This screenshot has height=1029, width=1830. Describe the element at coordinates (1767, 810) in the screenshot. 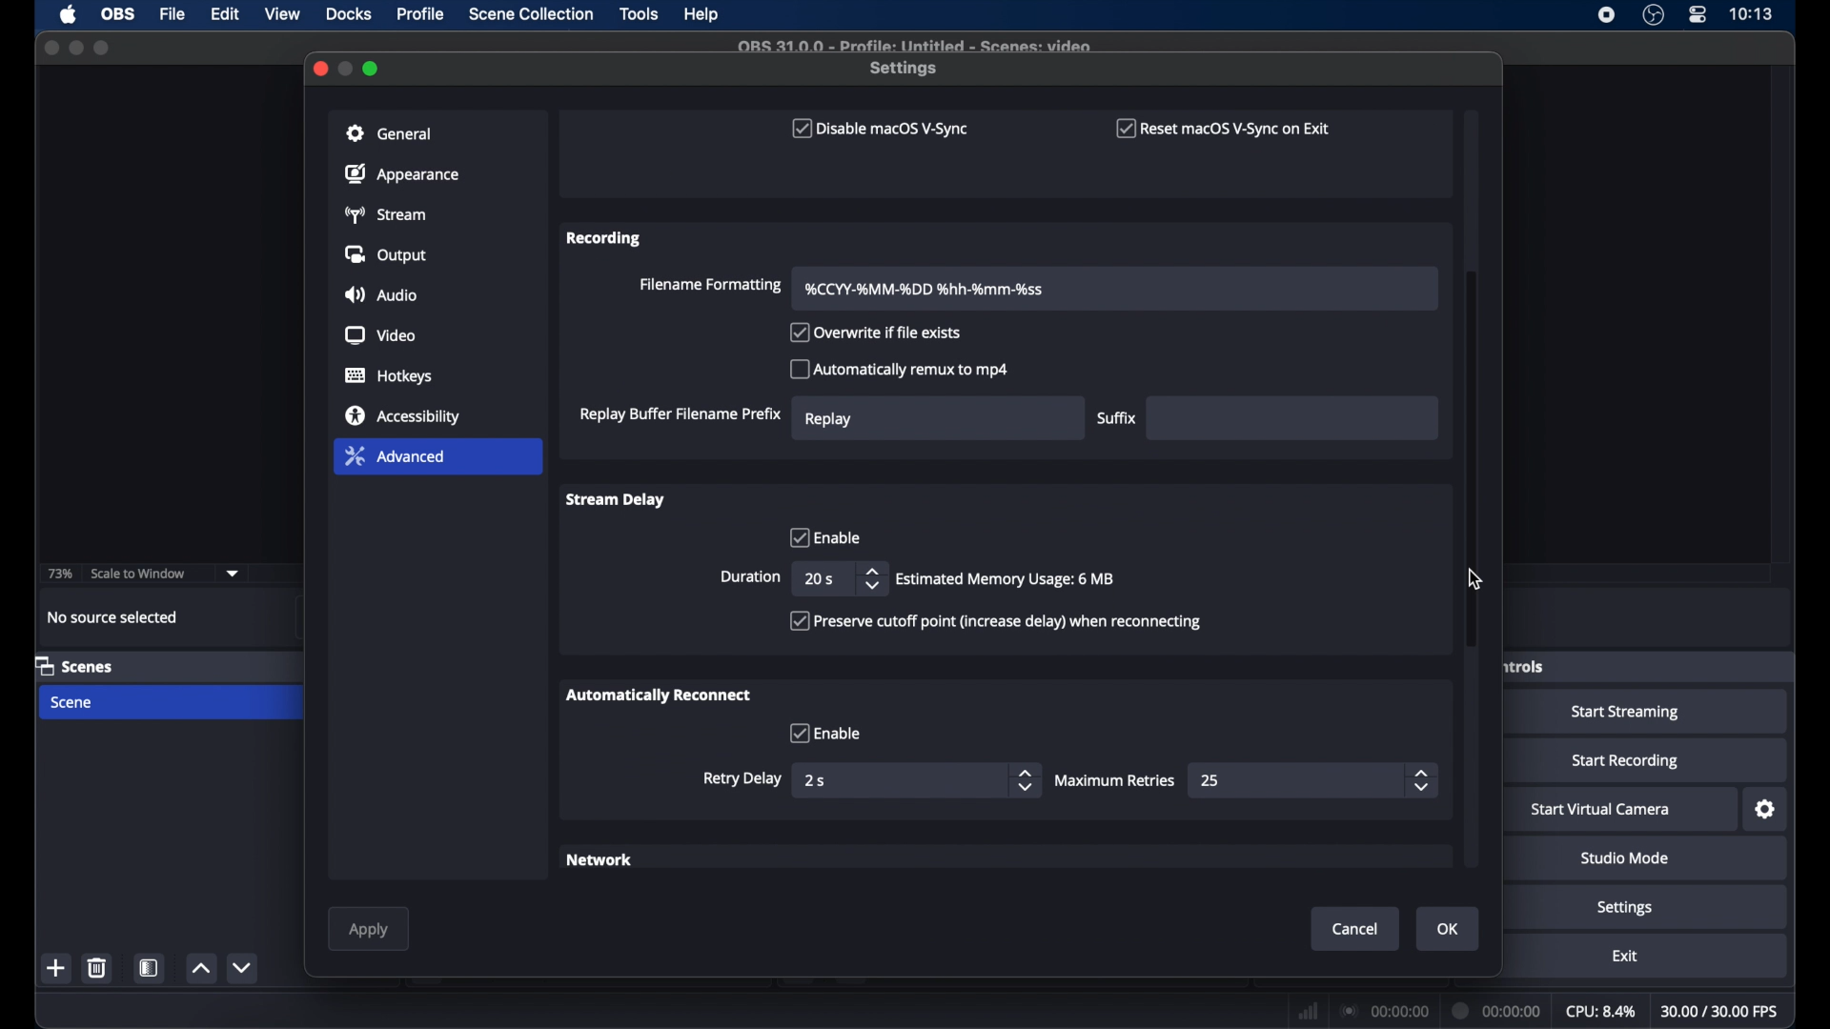

I see `settings` at that location.